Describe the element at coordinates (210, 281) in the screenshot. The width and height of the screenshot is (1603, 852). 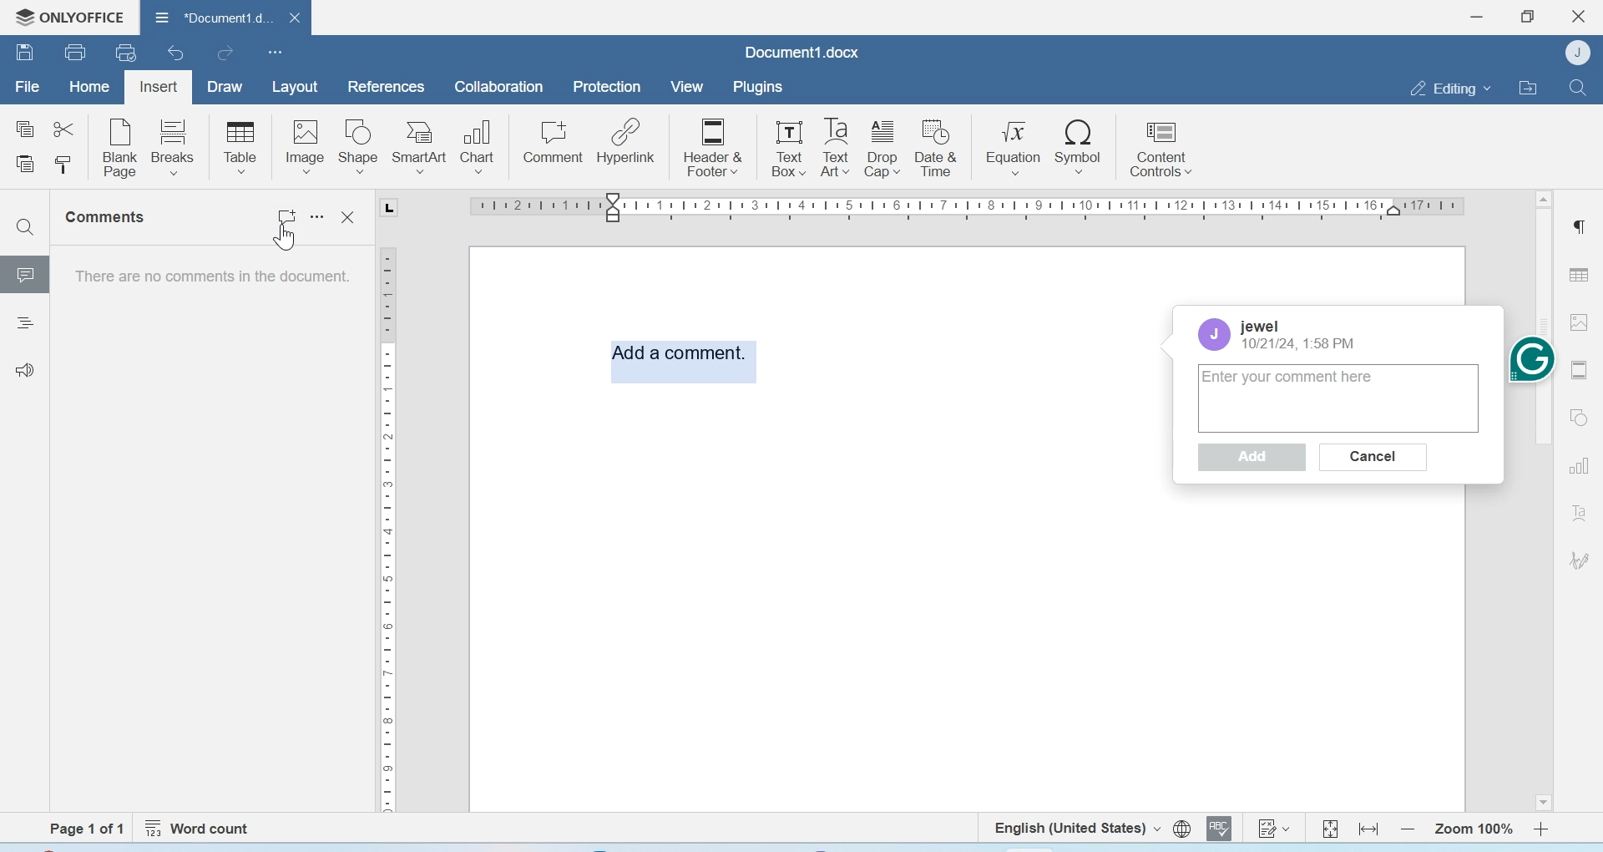
I see `There are no comments in the document.` at that location.